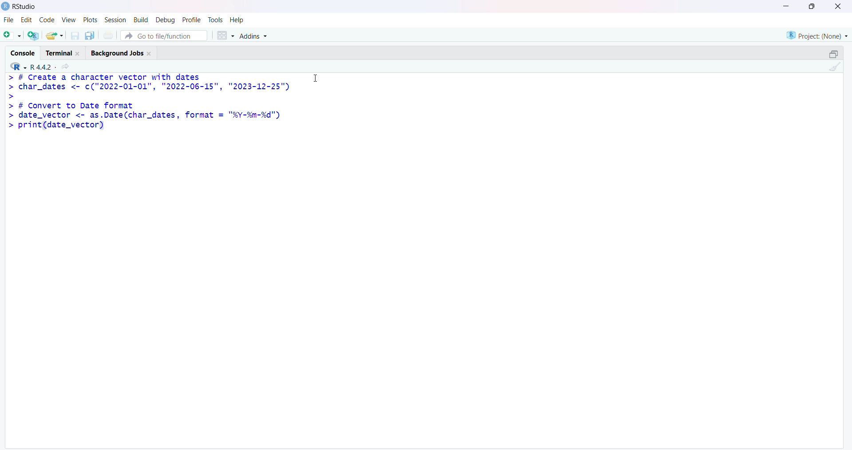  What do you see at coordinates (256, 36) in the screenshot?
I see `Addins` at bounding box center [256, 36].